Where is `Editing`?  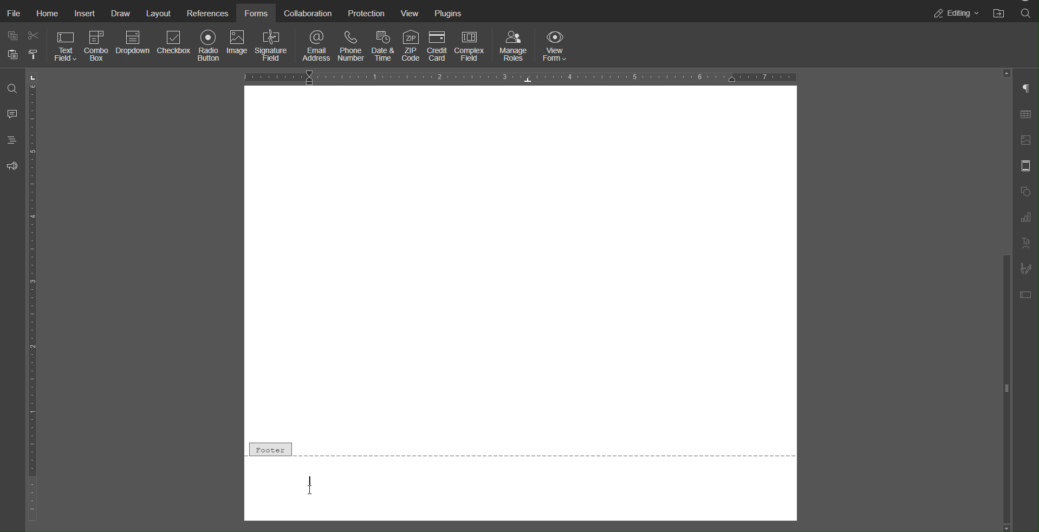 Editing is located at coordinates (954, 13).